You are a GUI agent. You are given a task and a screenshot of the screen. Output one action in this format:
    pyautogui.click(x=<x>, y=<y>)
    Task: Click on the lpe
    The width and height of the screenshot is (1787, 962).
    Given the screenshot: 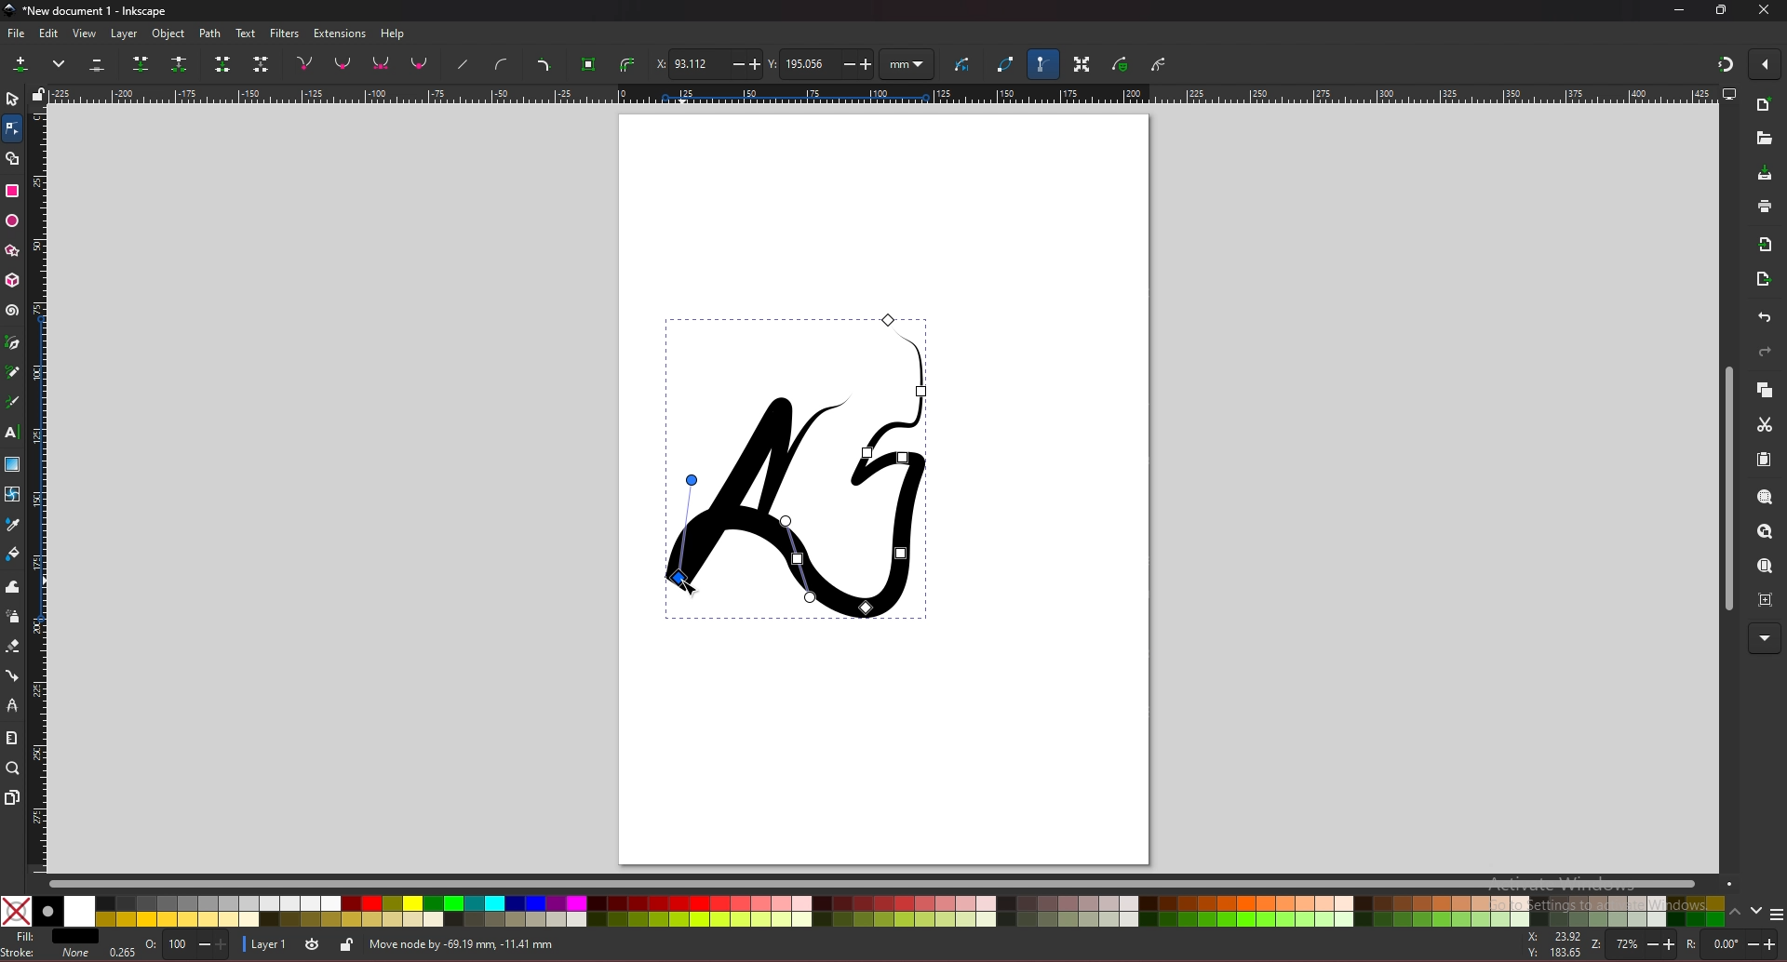 What is the action you would take?
    pyautogui.click(x=14, y=706)
    